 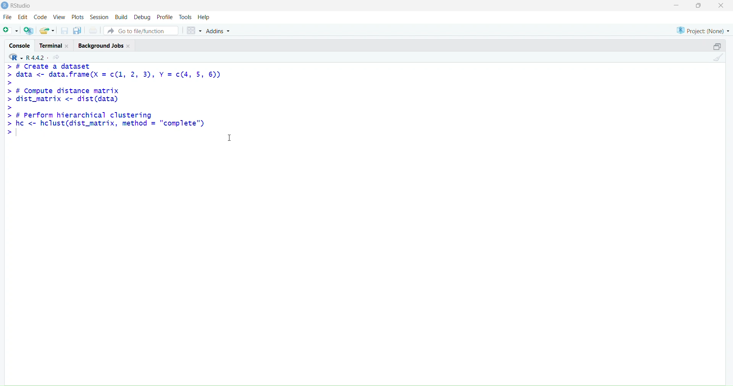 What do you see at coordinates (53, 45) in the screenshot?
I see `Terminal` at bounding box center [53, 45].